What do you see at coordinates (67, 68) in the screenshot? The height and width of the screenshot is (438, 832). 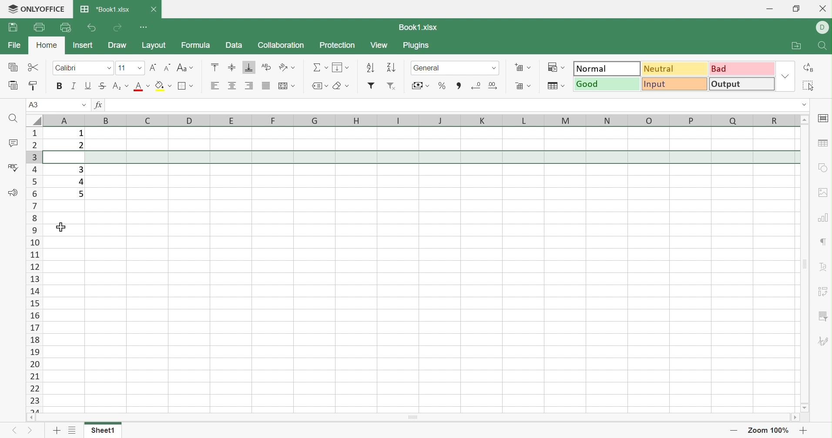 I see `Calibri` at bounding box center [67, 68].